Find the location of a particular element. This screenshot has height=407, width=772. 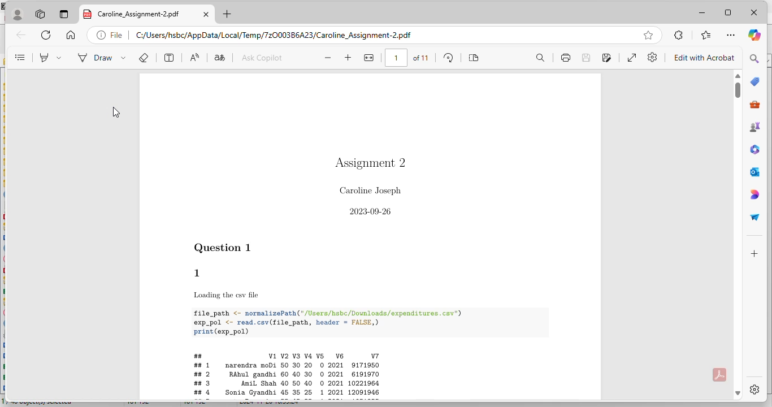

powered by adobe acrobat is located at coordinates (719, 375).